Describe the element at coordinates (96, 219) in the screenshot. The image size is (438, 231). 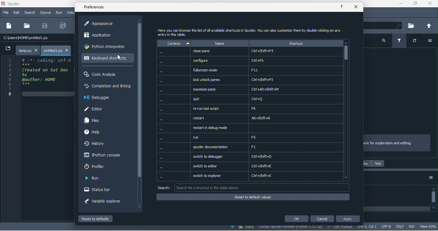
I see `reset to defaults` at that location.